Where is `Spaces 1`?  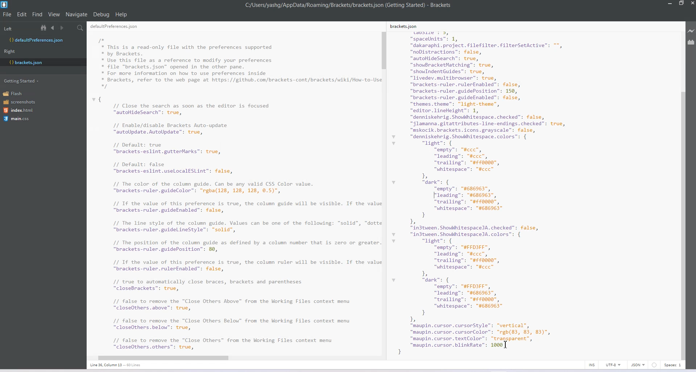 Spaces 1 is located at coordinates (673, 365).